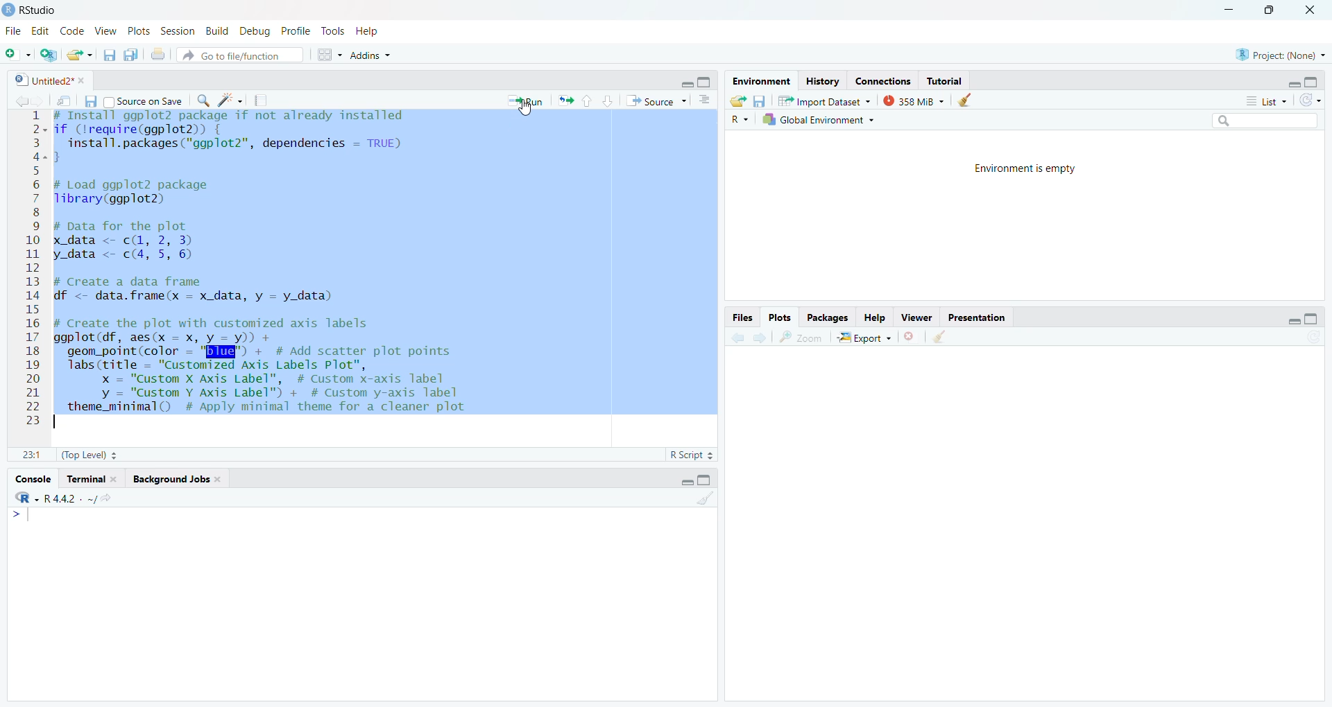 Image resolution: width=1332 pixels, height=707 pixels. Describe the element at coordinates (79, 55) in the screenshot. I see `export` at that location.